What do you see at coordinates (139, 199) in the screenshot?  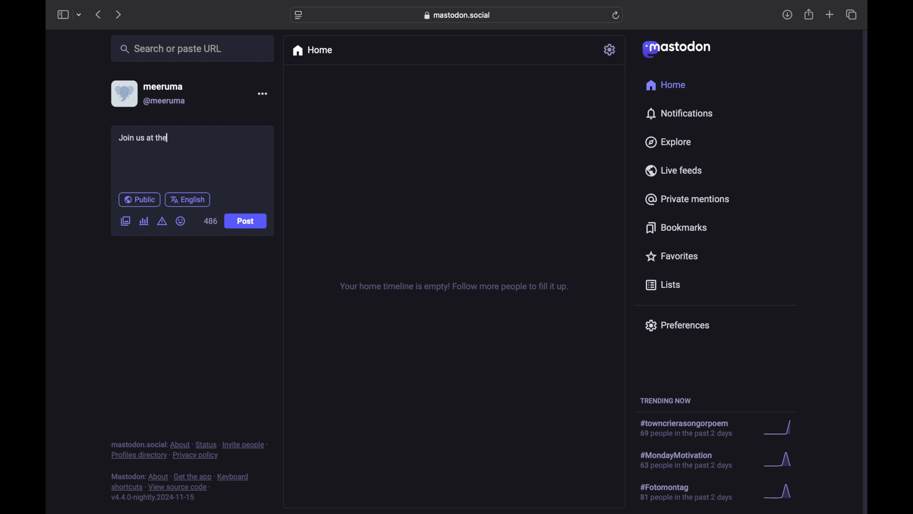 I see `public` at bounding box center [139, 199].